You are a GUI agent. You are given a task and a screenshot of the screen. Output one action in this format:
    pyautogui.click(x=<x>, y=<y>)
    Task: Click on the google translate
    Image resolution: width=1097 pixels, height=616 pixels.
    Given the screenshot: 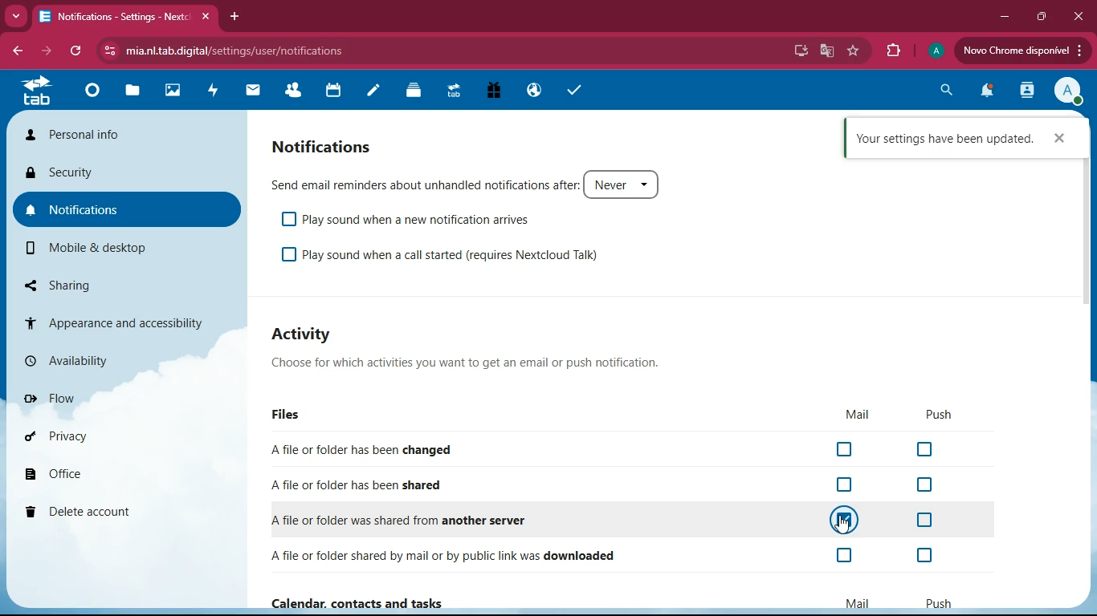 What is the action you would take?
    pyautogui.click(x=826, y=49)
    